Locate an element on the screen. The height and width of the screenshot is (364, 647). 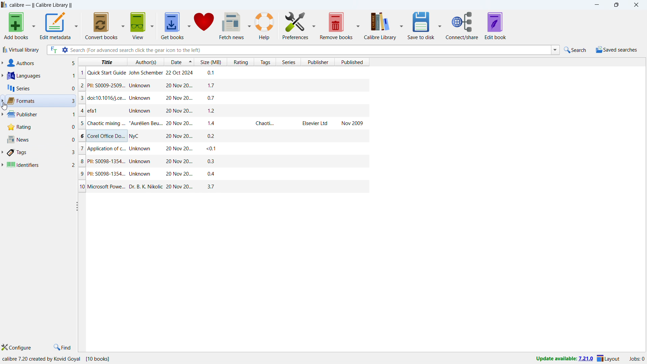
convert books is located at coordinates (102, 26).